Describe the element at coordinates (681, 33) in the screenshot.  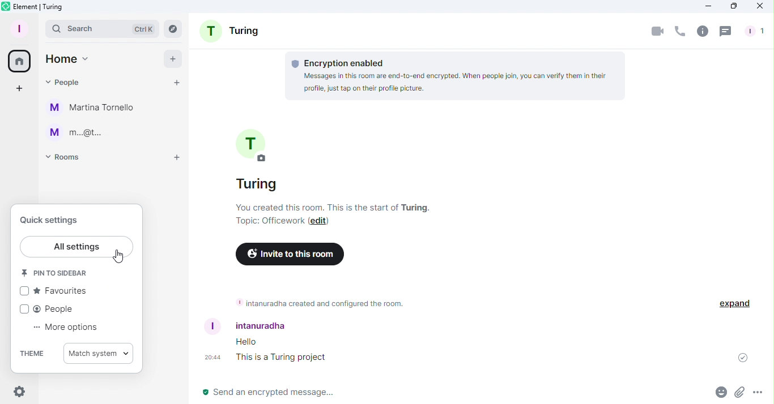
I see `Call` at that location.